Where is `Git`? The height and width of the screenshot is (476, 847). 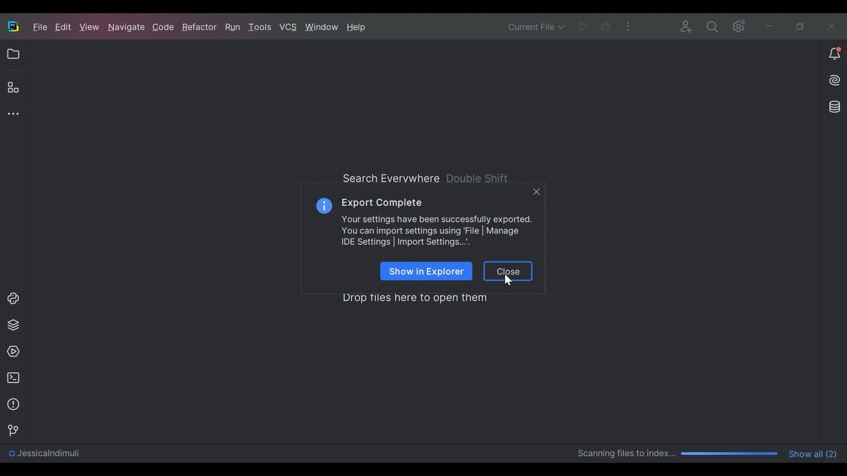
Git is located at coordinates (11, 429).